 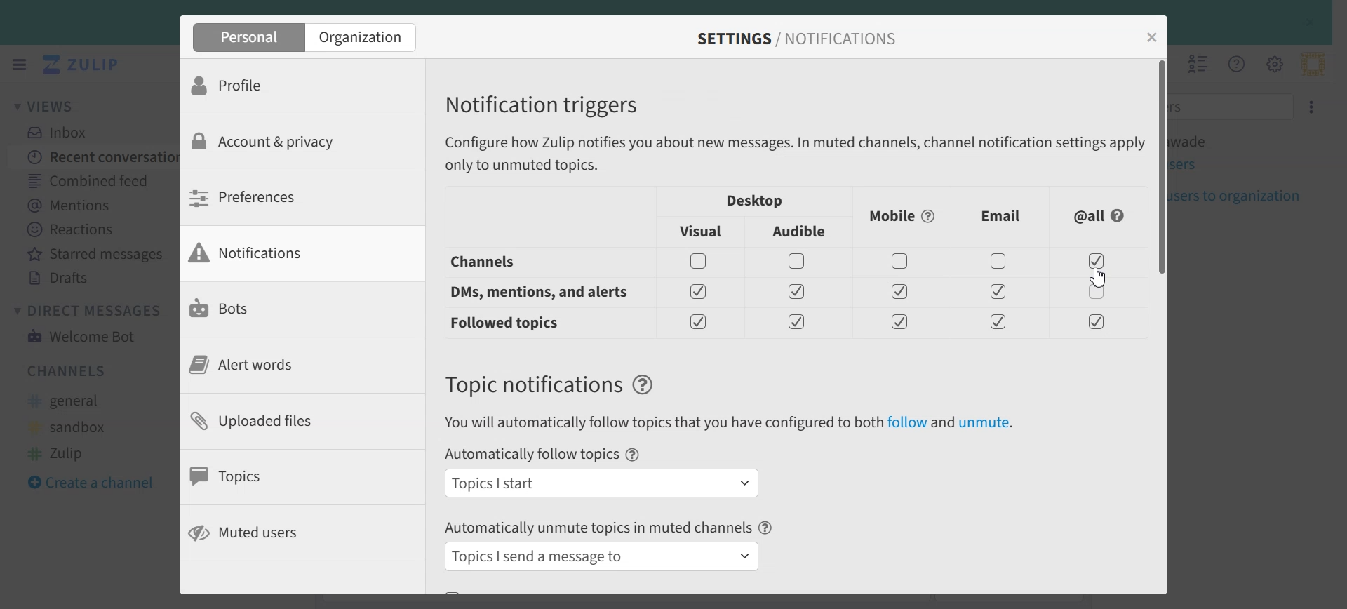 What do you see at coordinates (602, 483) in the screenshot?
I see `Topics I start` at bounding box center [602, 483].